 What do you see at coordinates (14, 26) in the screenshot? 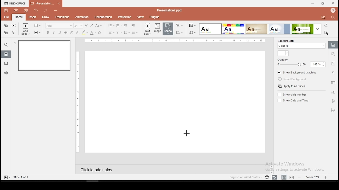
I see `cut` at bounding box center [14, 26].